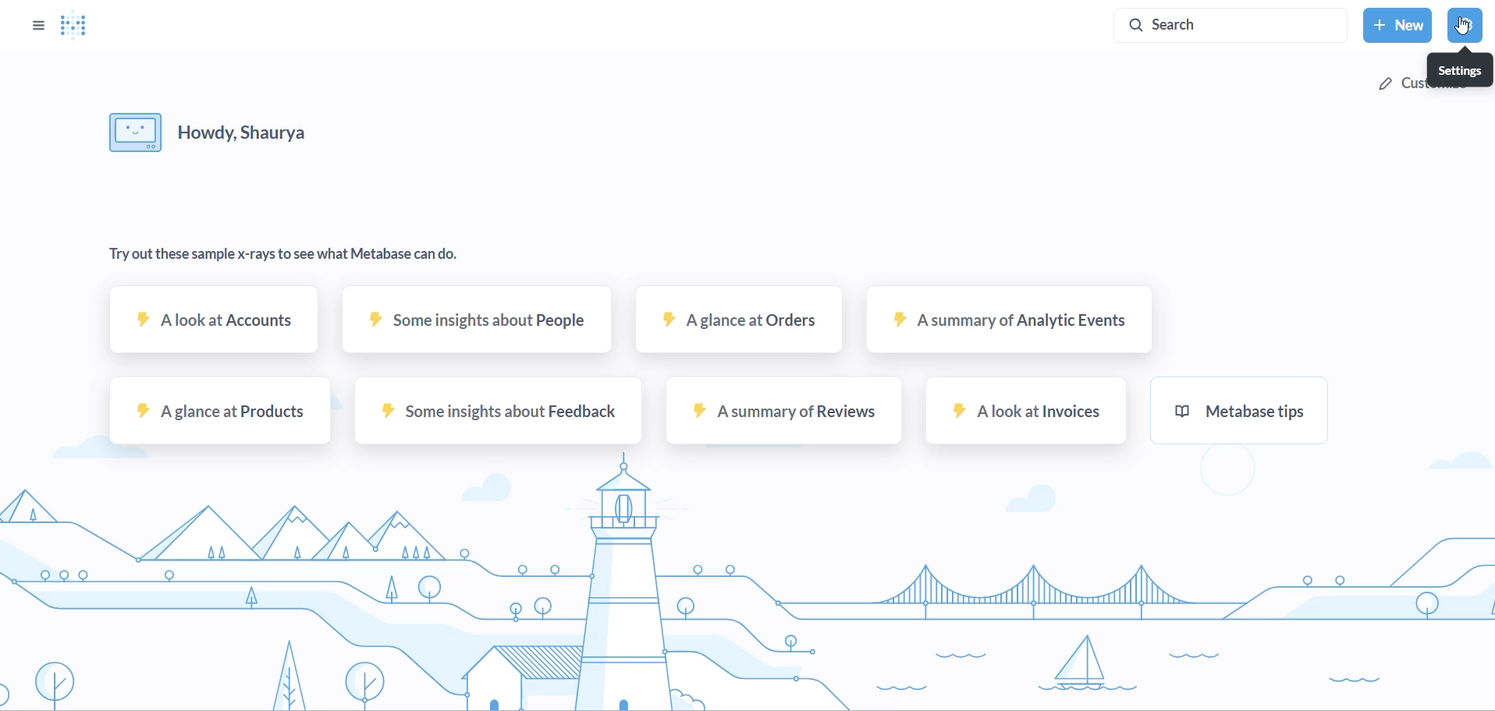 This screenshot has height=711, width=1495. I want to click on A glance at products sample, so click(201, 409).